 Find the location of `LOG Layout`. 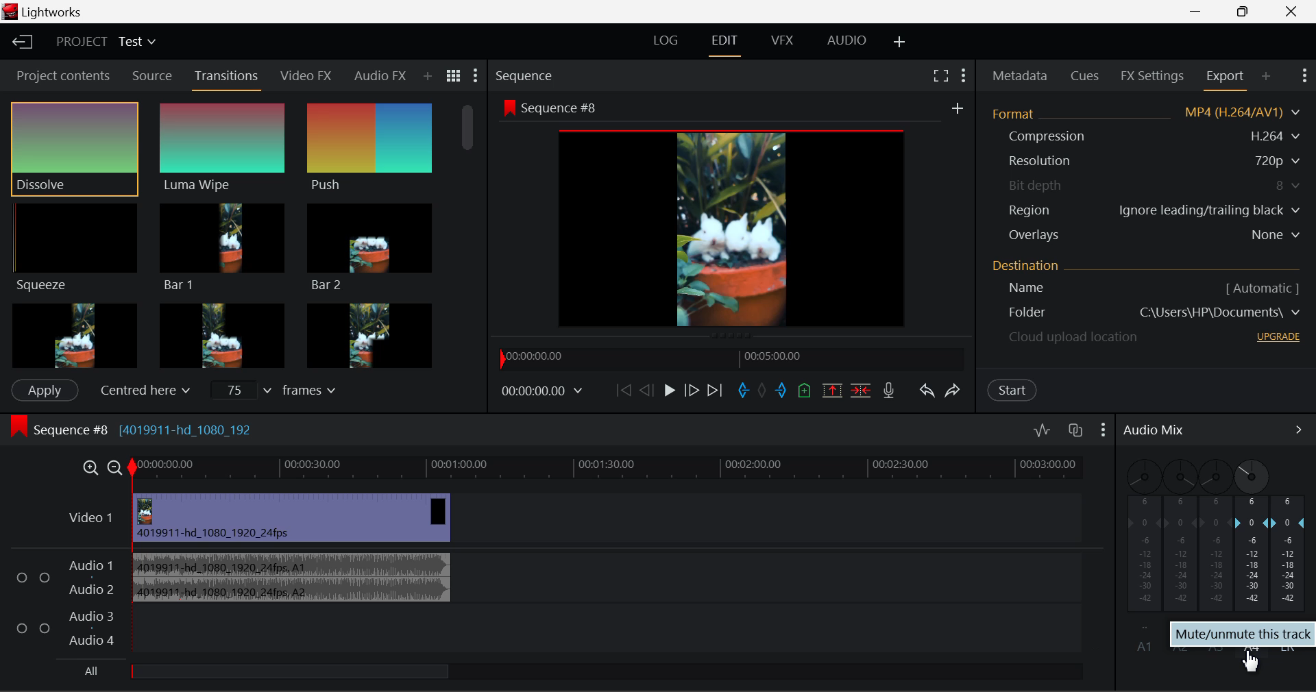

LOG Layout is located at coordinates (666, 40).